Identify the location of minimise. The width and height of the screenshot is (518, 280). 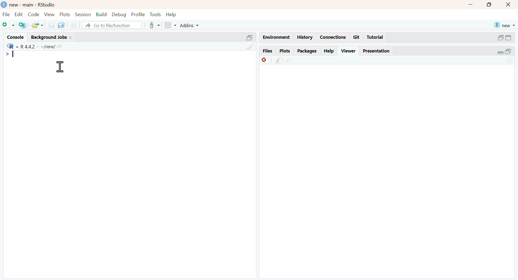
(471, 4).